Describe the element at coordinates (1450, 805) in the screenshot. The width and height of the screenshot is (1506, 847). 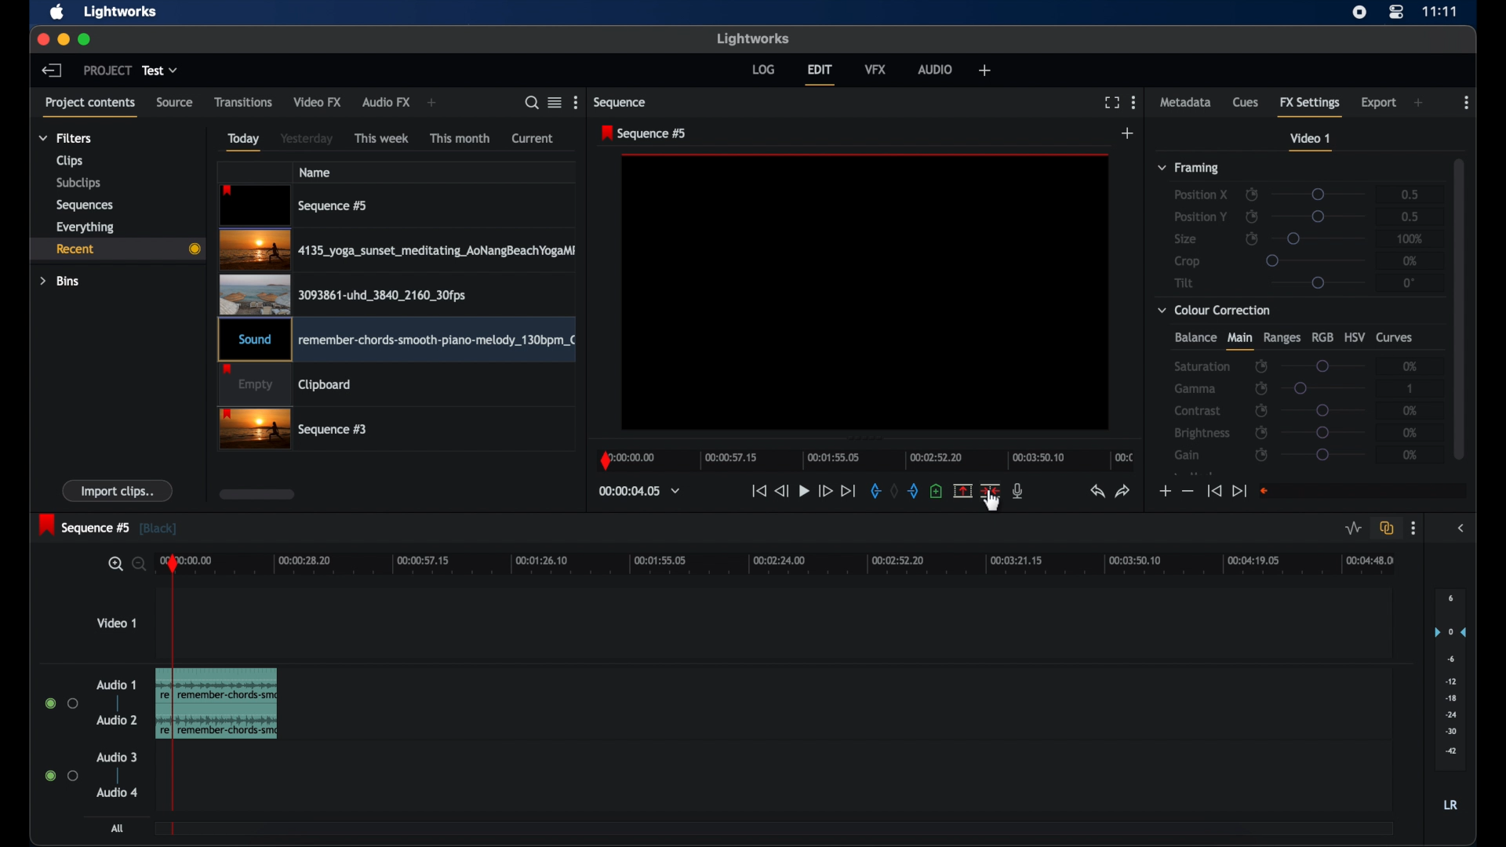
I see `LR` at that location.